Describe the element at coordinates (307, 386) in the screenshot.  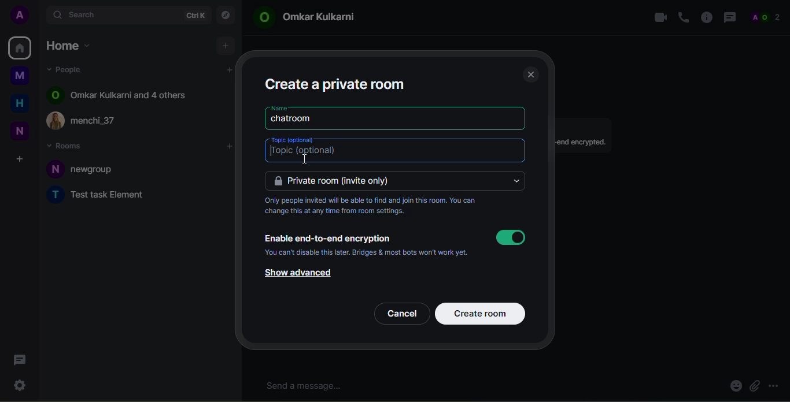
I see `send message` at that location.